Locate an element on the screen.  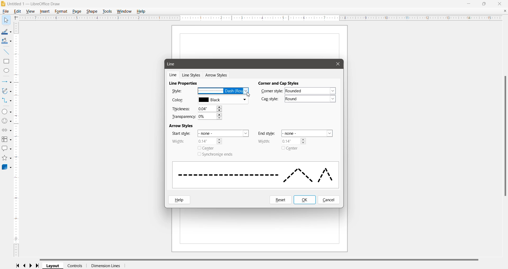
Shape is located at coordinates (92, 12).